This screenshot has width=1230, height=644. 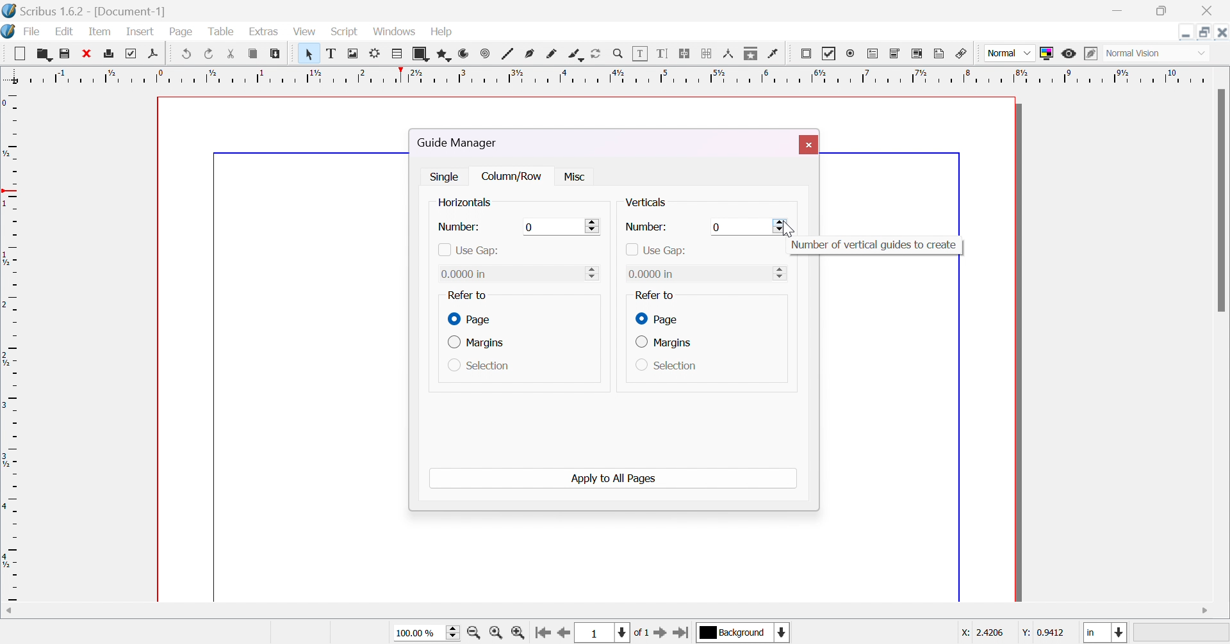 I want to click on go to previous page, so click(x=564, y=633).